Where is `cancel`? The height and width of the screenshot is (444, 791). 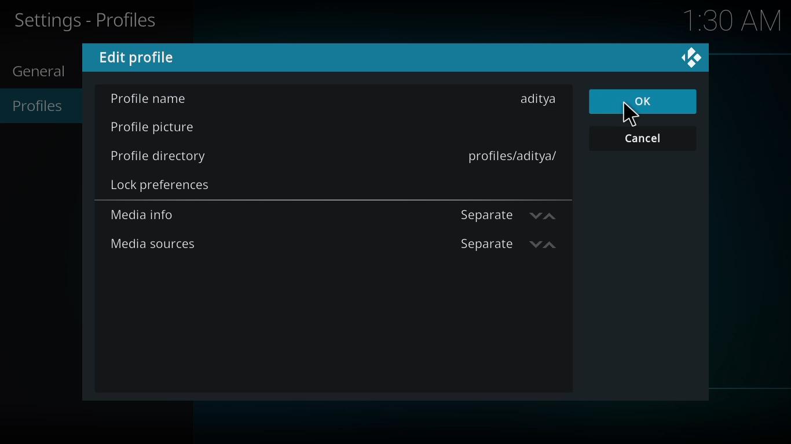
cancel is located at coordinates (646, 138).